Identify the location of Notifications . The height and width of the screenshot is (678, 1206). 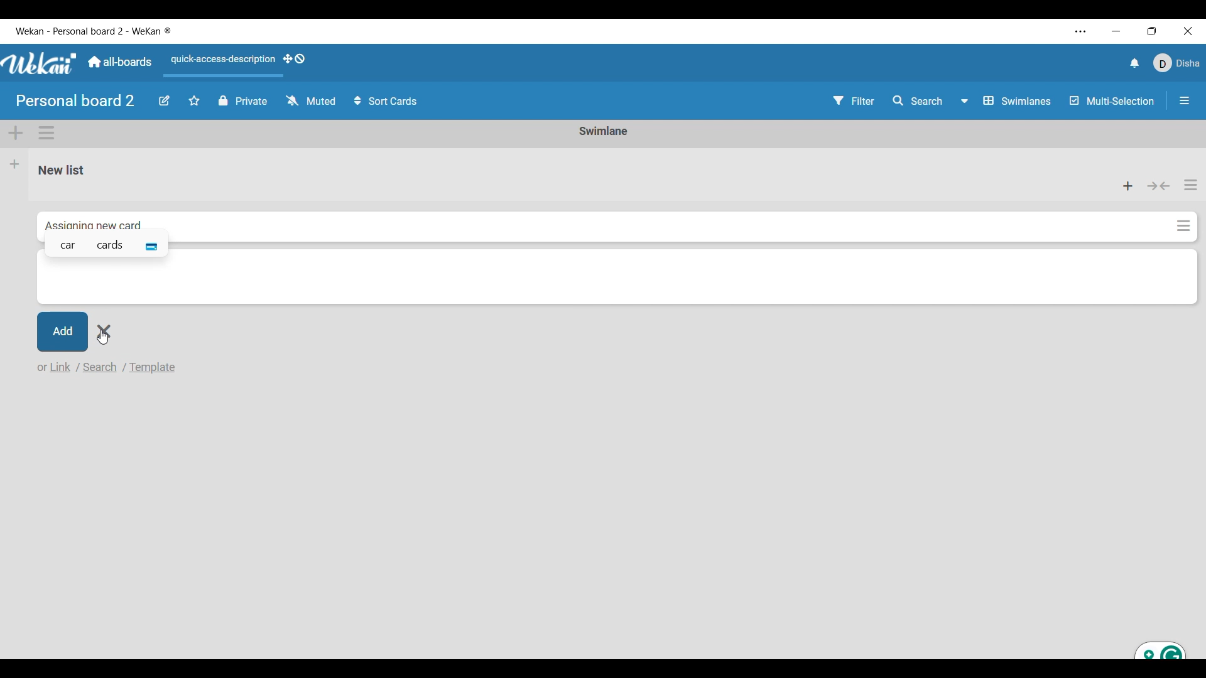
(1135, 63).